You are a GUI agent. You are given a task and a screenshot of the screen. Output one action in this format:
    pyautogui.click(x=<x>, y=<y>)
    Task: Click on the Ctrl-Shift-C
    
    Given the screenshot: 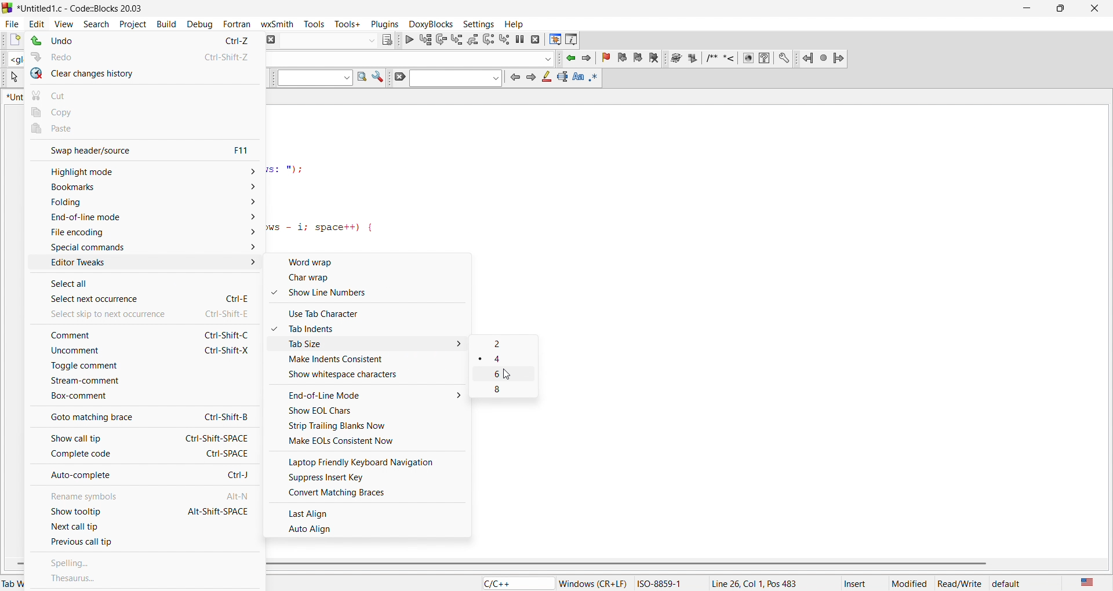 What is the action you would take?
    pyautogui.click(x=226, y=335)
    